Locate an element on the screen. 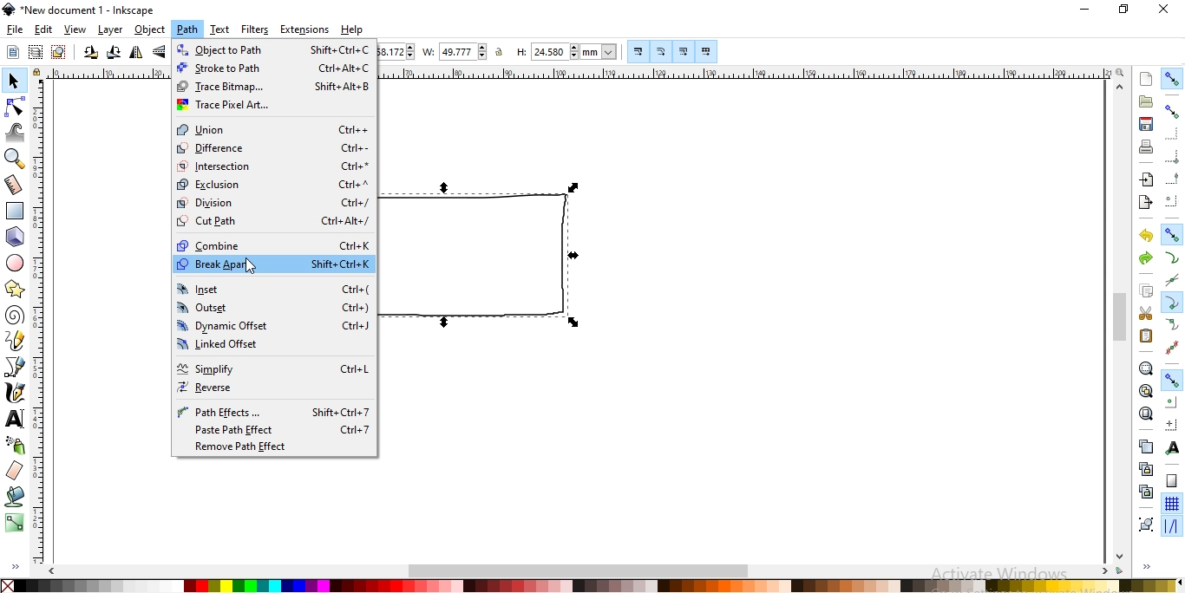 The image size is (1185, 593). view is located at coordinates (75, 30).